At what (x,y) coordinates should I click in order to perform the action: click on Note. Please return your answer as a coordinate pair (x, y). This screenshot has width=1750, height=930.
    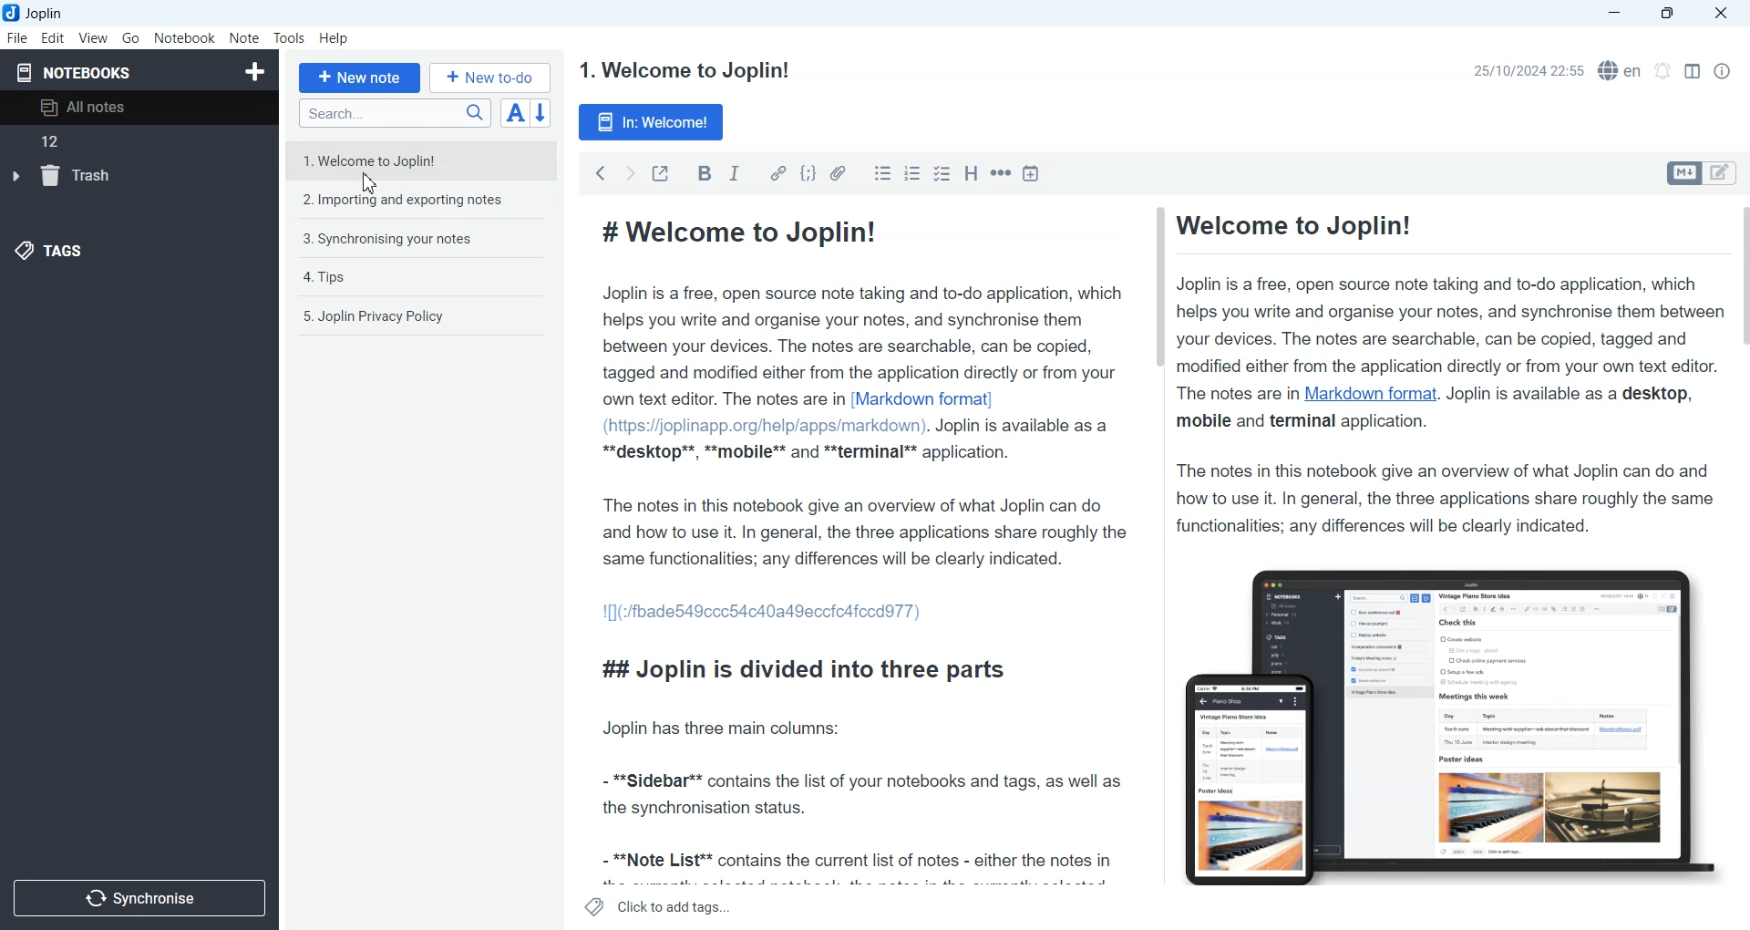
    Looking at the image, I should click on (243, 38).